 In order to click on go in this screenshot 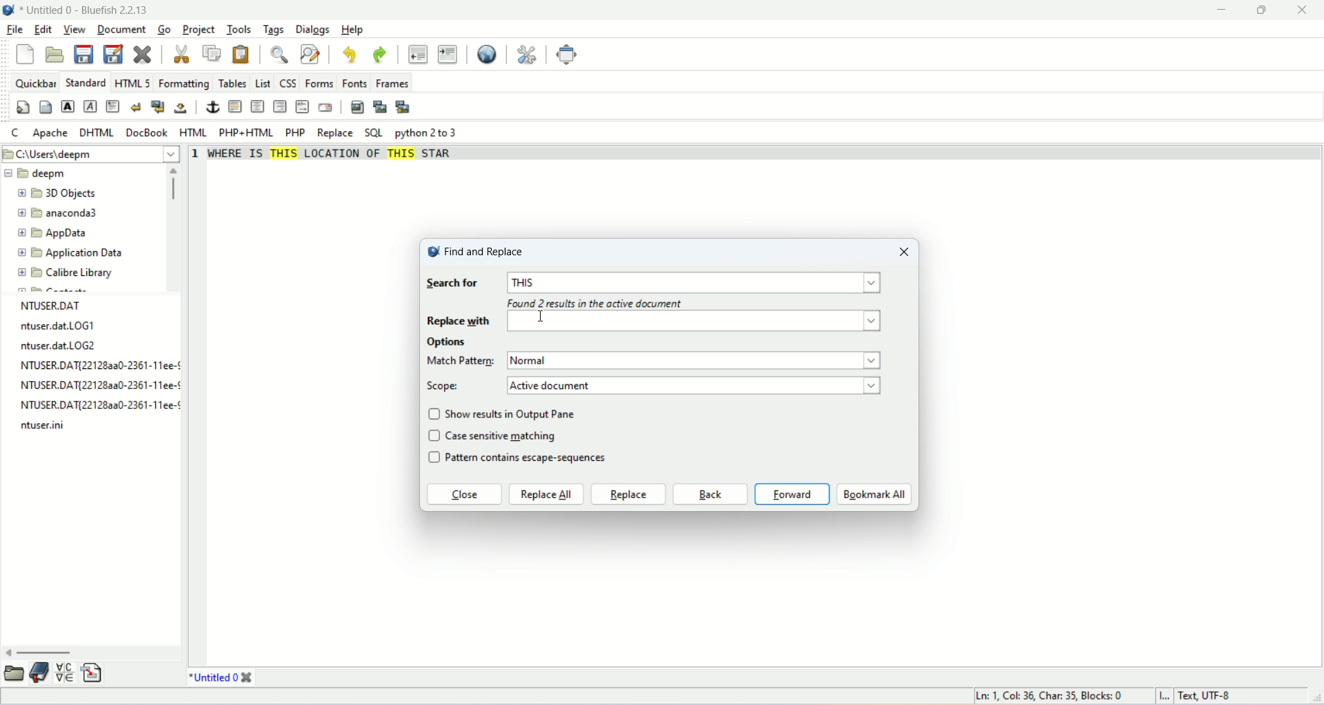, I will do `click(164, 28)`.